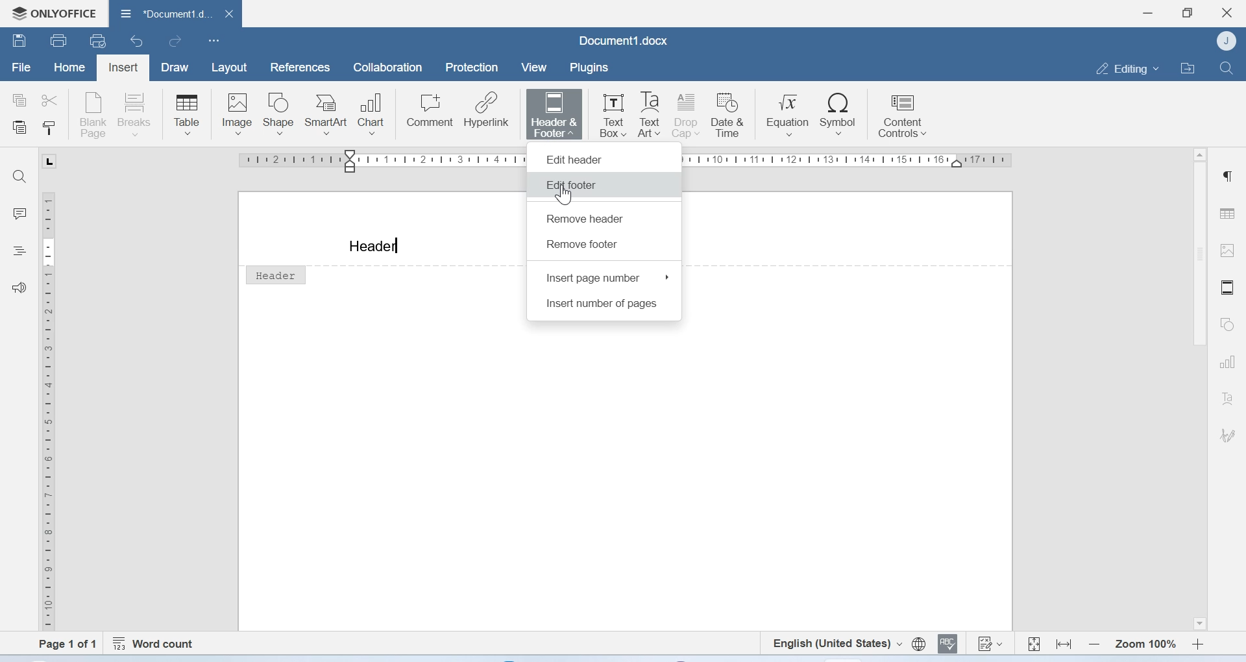 The height and width of the screenshot is (662, 1246). Describe the element at coordinates (607, 277) in the screenshot. I see `Insert page number` at that location.